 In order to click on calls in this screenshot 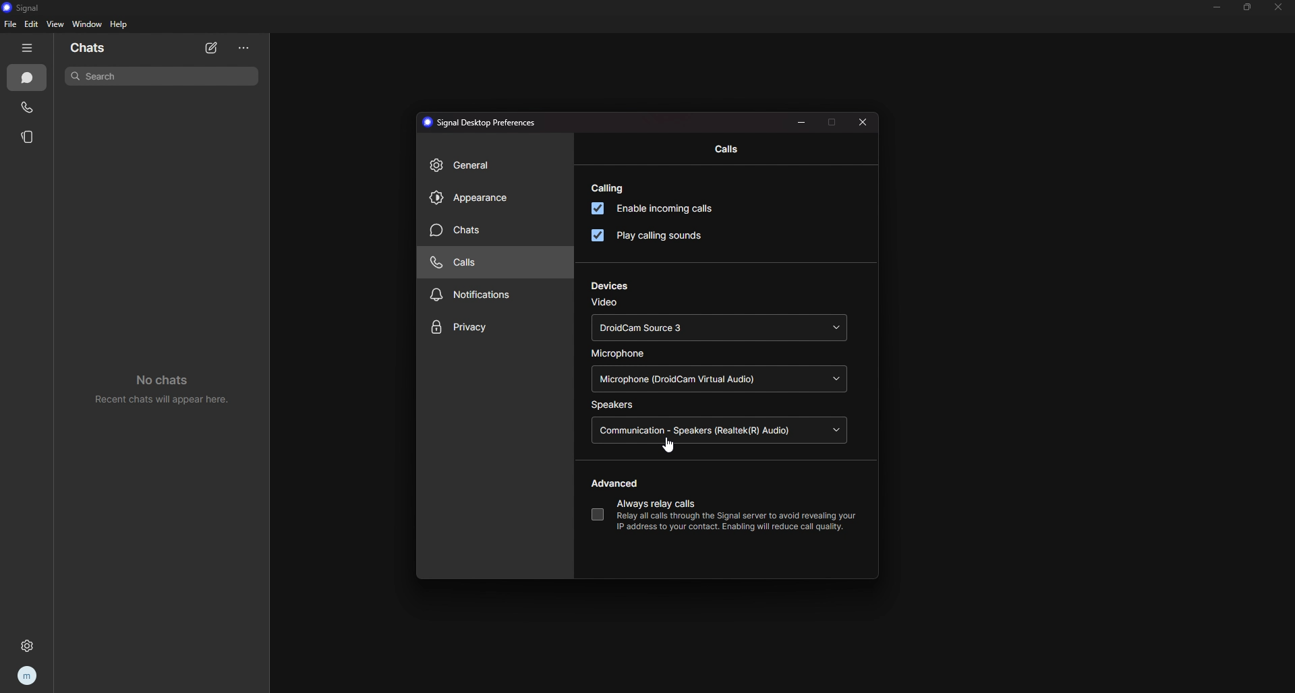, I will do `click(28, 107)`.